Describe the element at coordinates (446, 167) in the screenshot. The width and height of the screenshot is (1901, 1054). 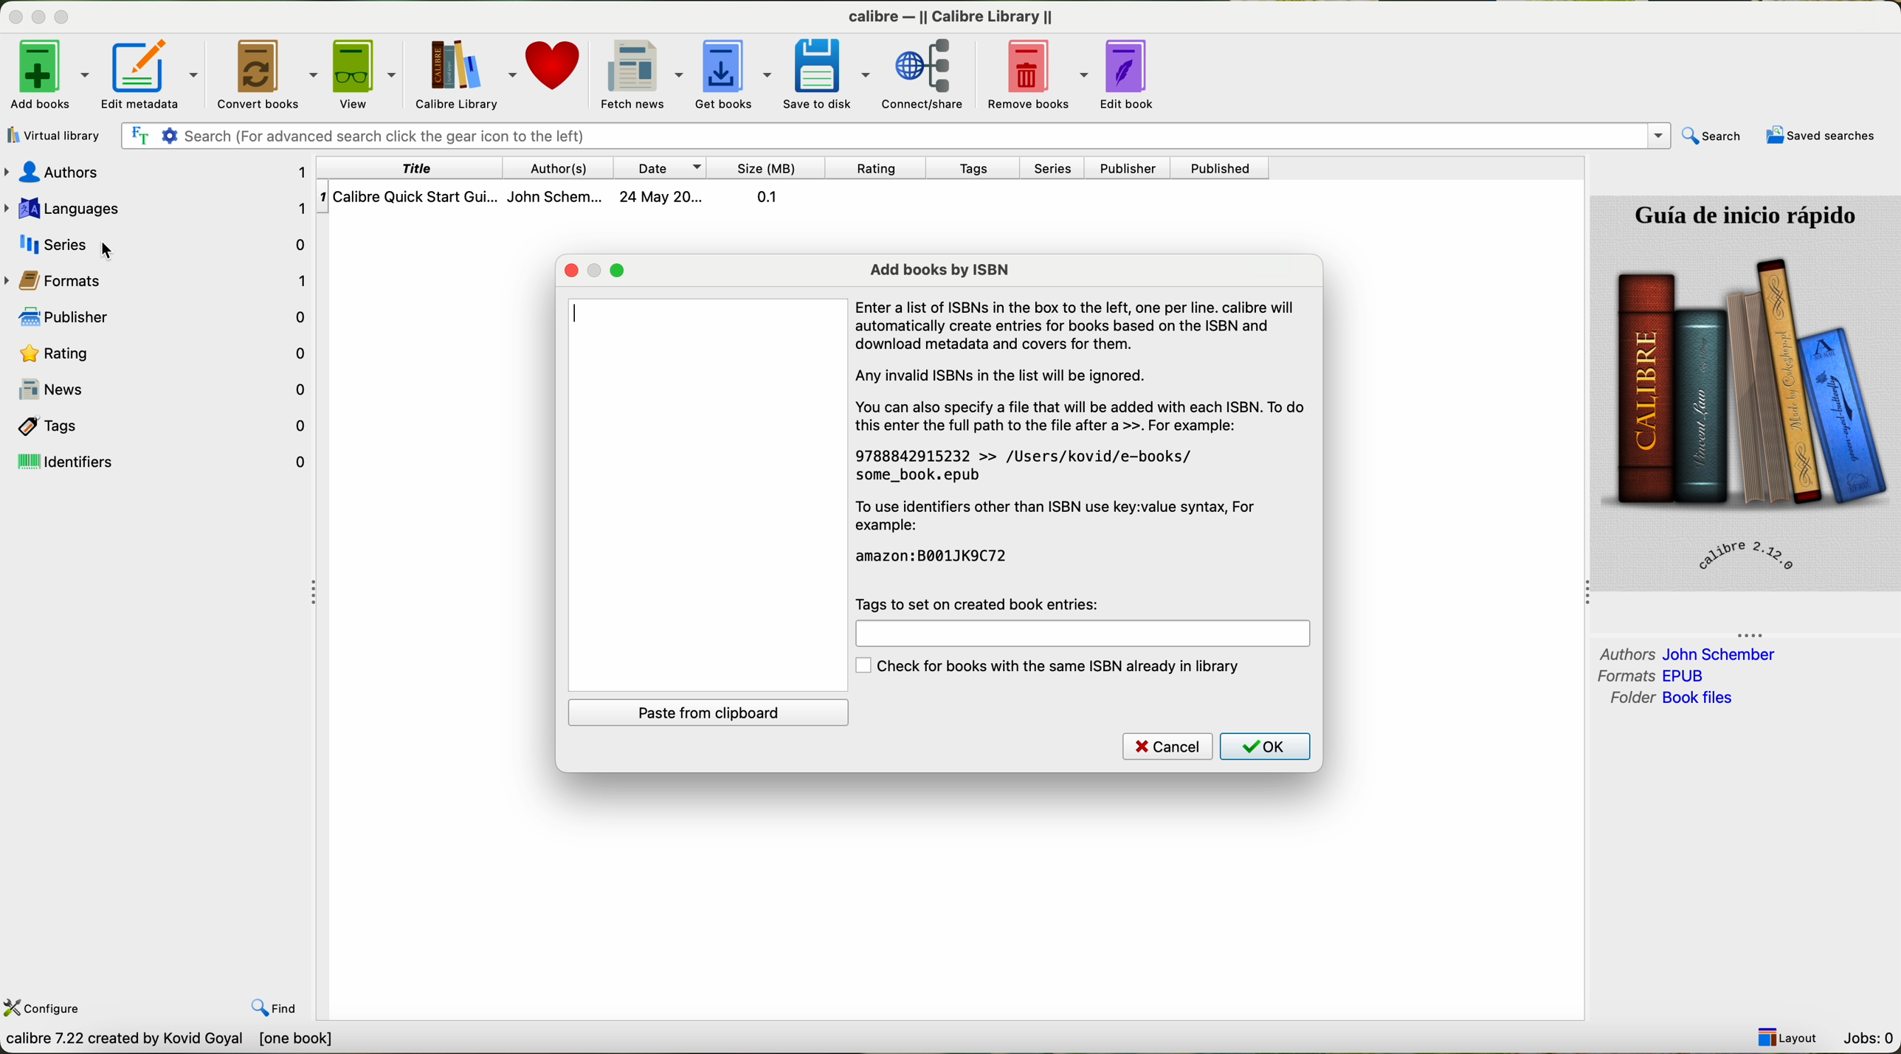
I see `title` at that location.